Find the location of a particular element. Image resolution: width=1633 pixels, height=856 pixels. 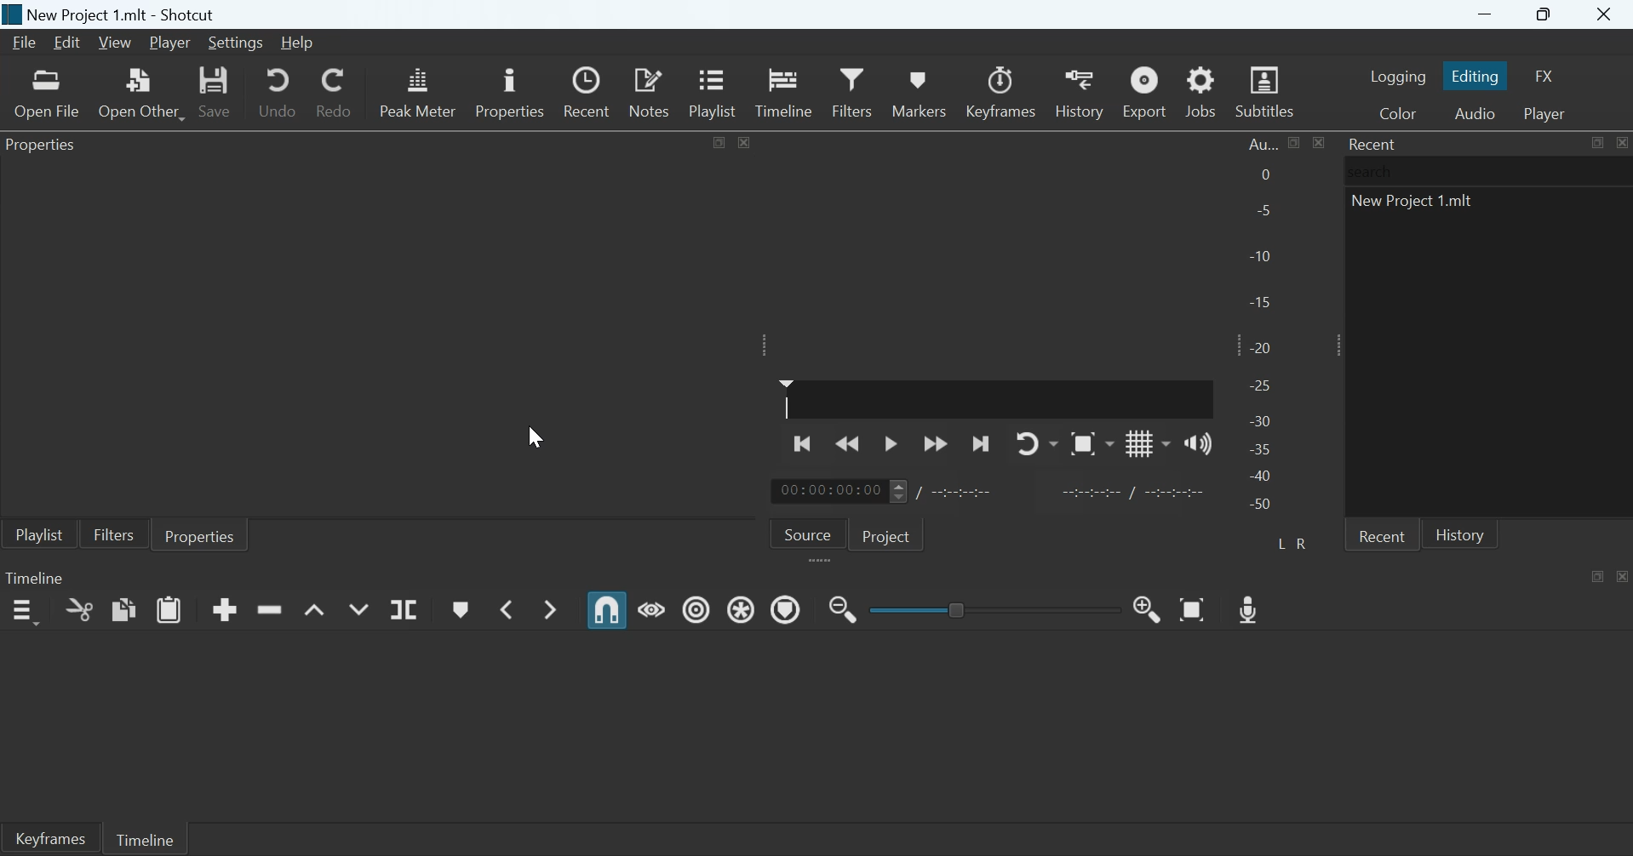

Recent is located at coordinates (1374, 144).